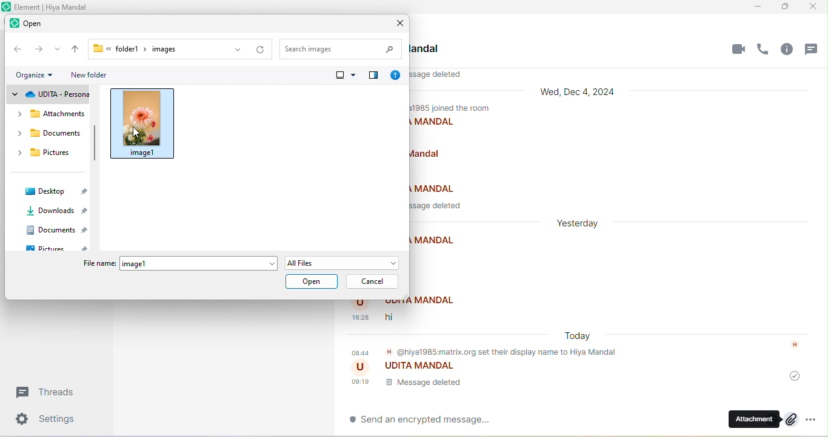 The width and height of the screenshot is (828, 437). I want to click on @hiya1985matrix.org set their display name to hiya mandal, so click(488, 353).